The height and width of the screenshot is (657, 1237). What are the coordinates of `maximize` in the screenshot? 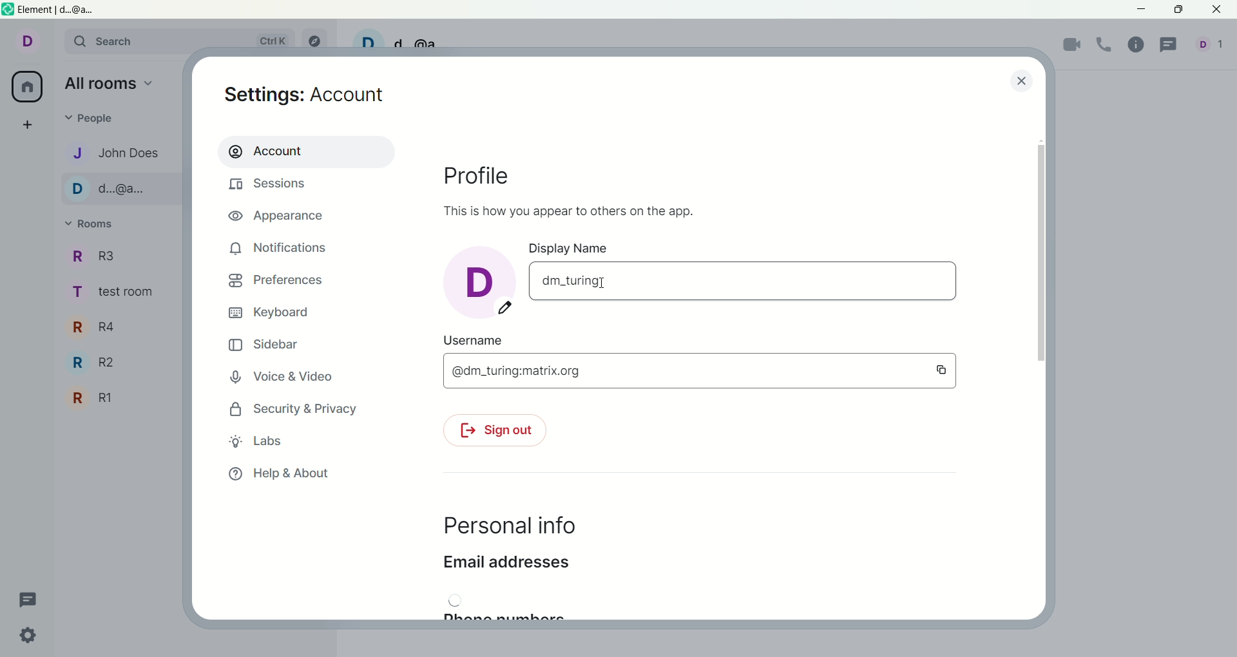 It's located at (1178, 10).